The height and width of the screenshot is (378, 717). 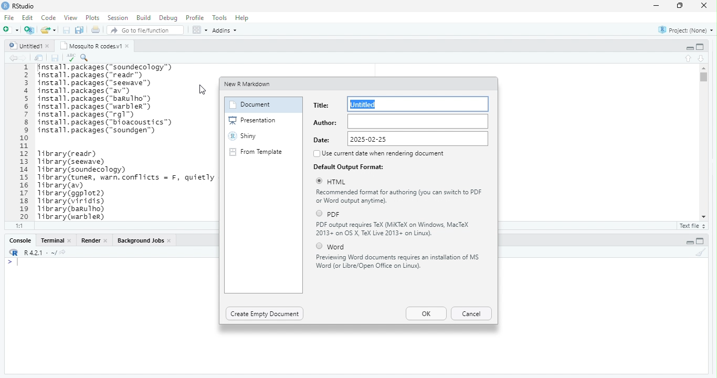 I want to click on Addins, so click(x=225, y=31).